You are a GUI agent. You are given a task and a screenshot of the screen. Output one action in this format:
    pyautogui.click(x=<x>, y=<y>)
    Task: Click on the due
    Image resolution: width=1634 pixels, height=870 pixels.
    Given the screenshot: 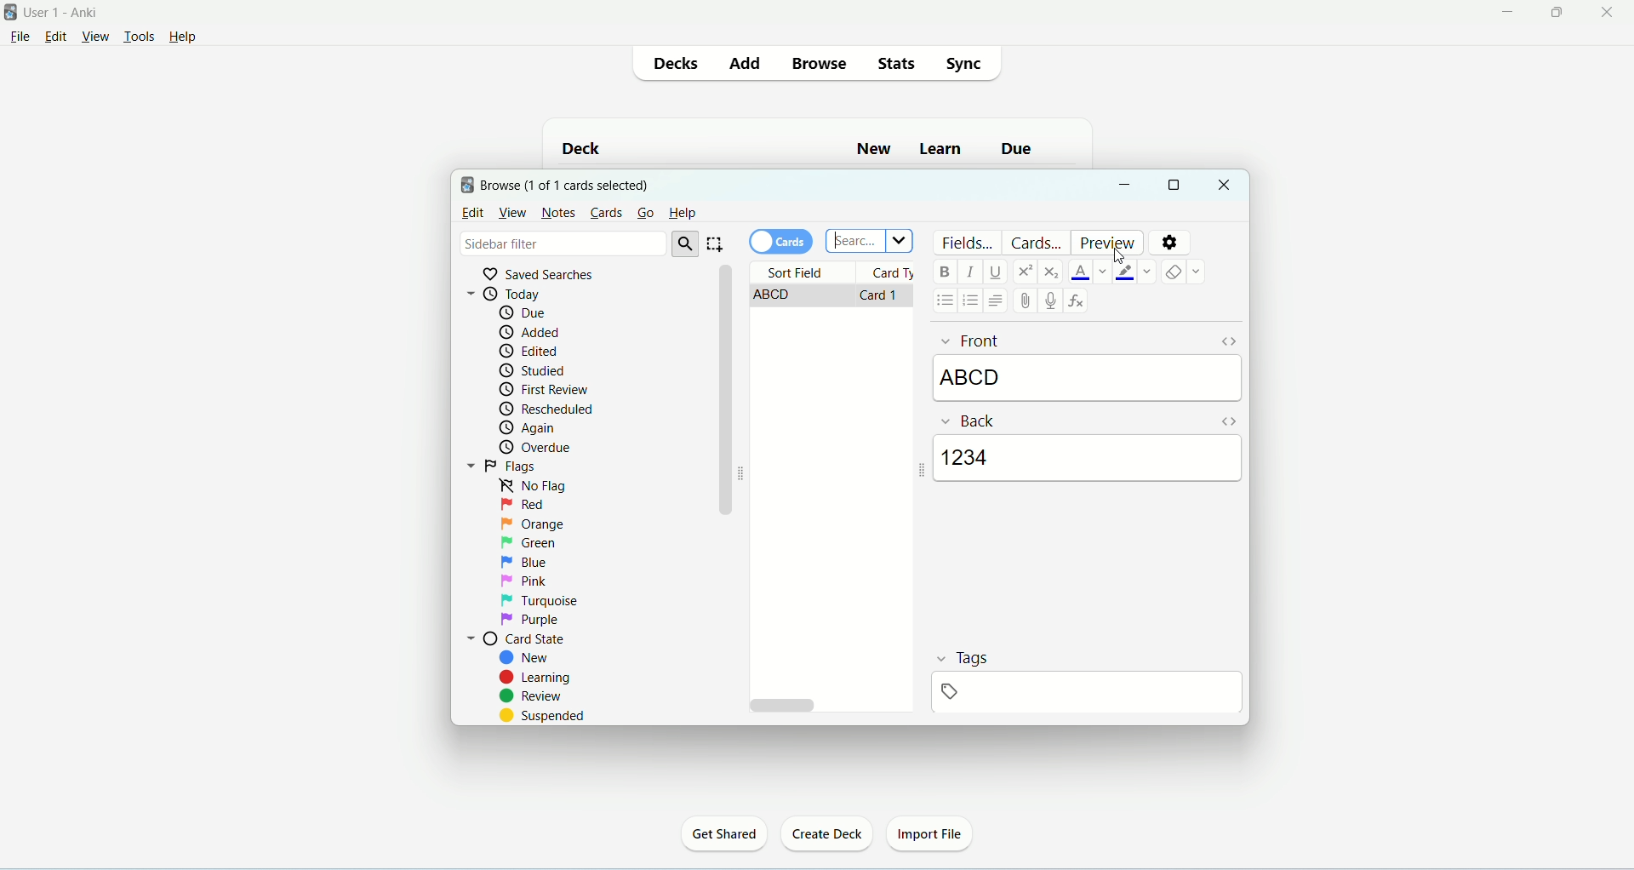 What is the action you would take?
    pyautogui.click(x=528, y=312)
    